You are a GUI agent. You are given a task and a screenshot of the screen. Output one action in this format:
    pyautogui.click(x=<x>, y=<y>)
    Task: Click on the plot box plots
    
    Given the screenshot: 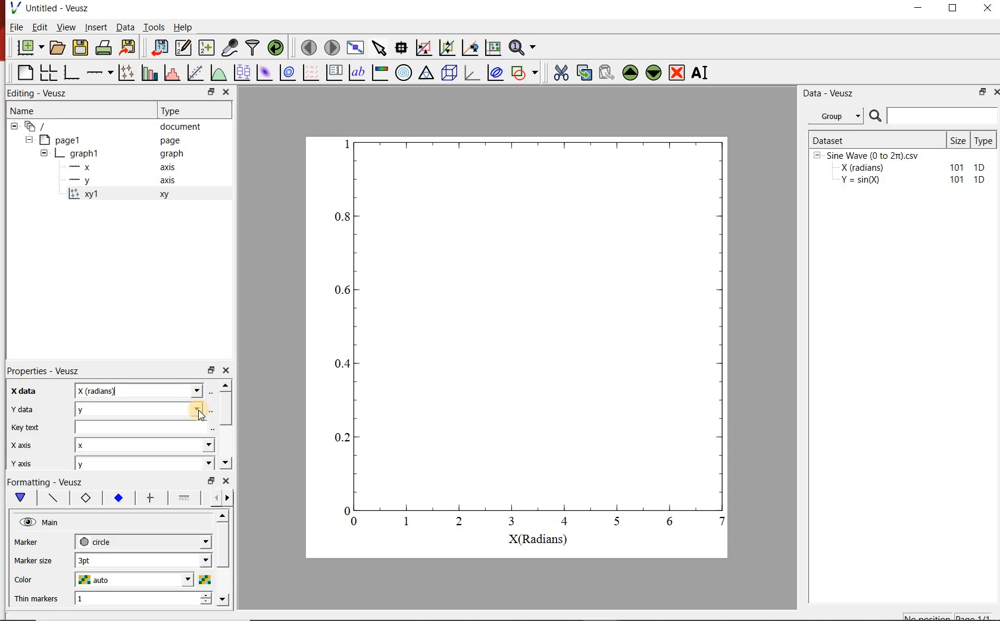 What is the action you would take?
    pyautogui.click(x=243, y=73)
    